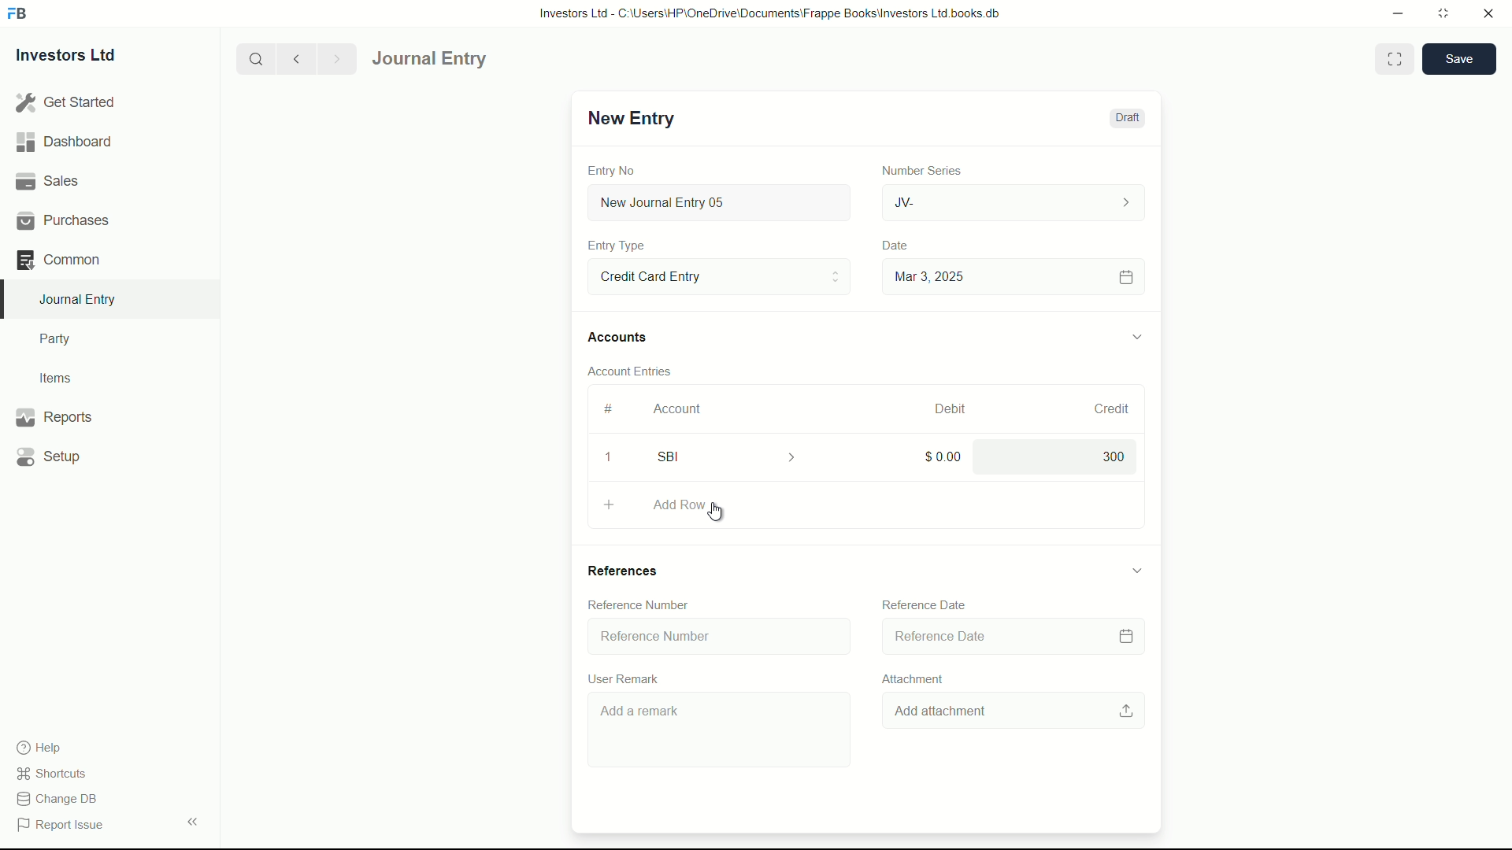  I want to click on Mar 3, 2025, so click(1011, 276).